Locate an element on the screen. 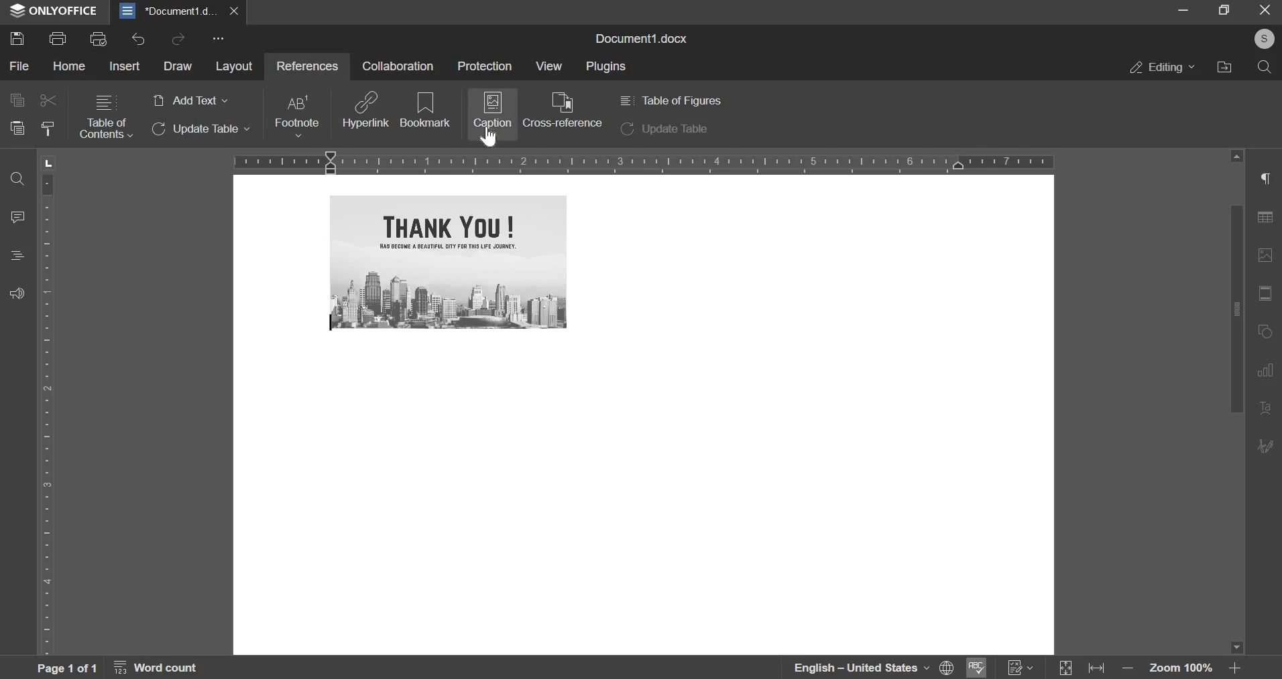 Image resolution: width=1282 pixels, height=679 pixels. zoom 100% is located at coordinates (1182, 670).